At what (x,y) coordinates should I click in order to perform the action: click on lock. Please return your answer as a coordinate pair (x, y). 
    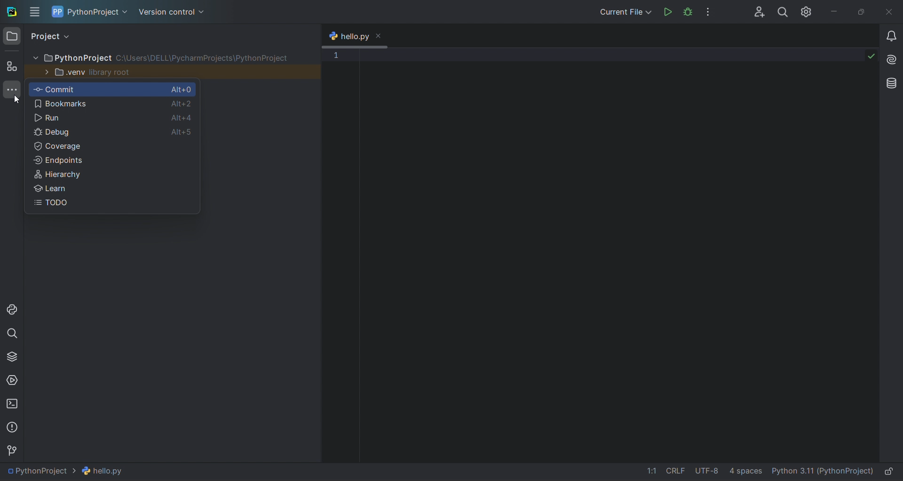
    Looking at the image, I should click on (891, 472).